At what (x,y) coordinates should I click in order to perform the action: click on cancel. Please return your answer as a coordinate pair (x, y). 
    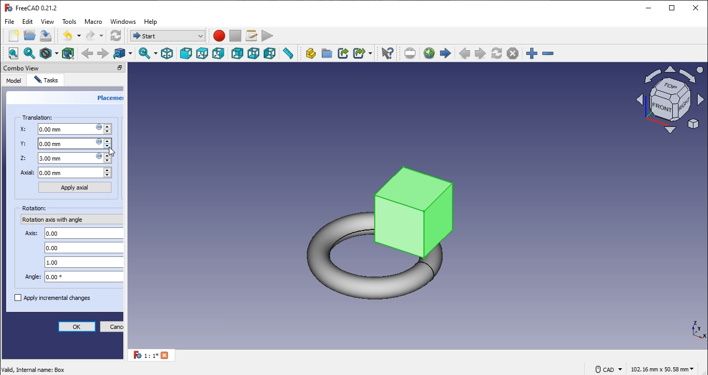
    Looking at the image, I should click on (112, 327).